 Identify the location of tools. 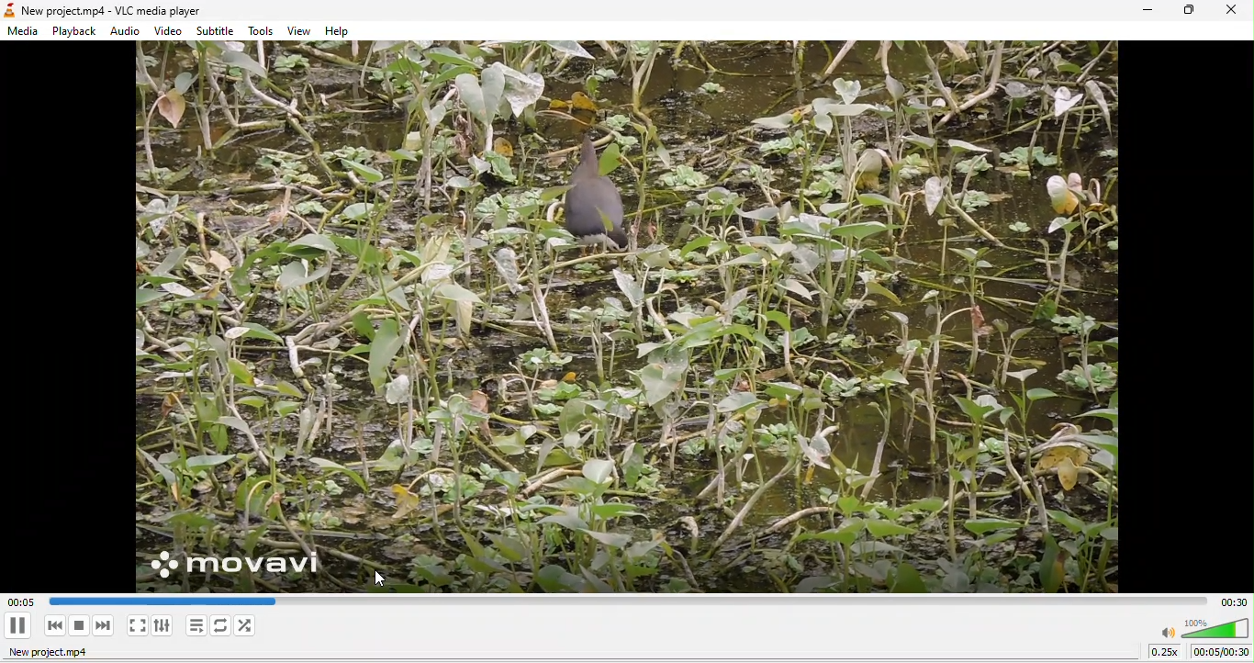
(263, 32).